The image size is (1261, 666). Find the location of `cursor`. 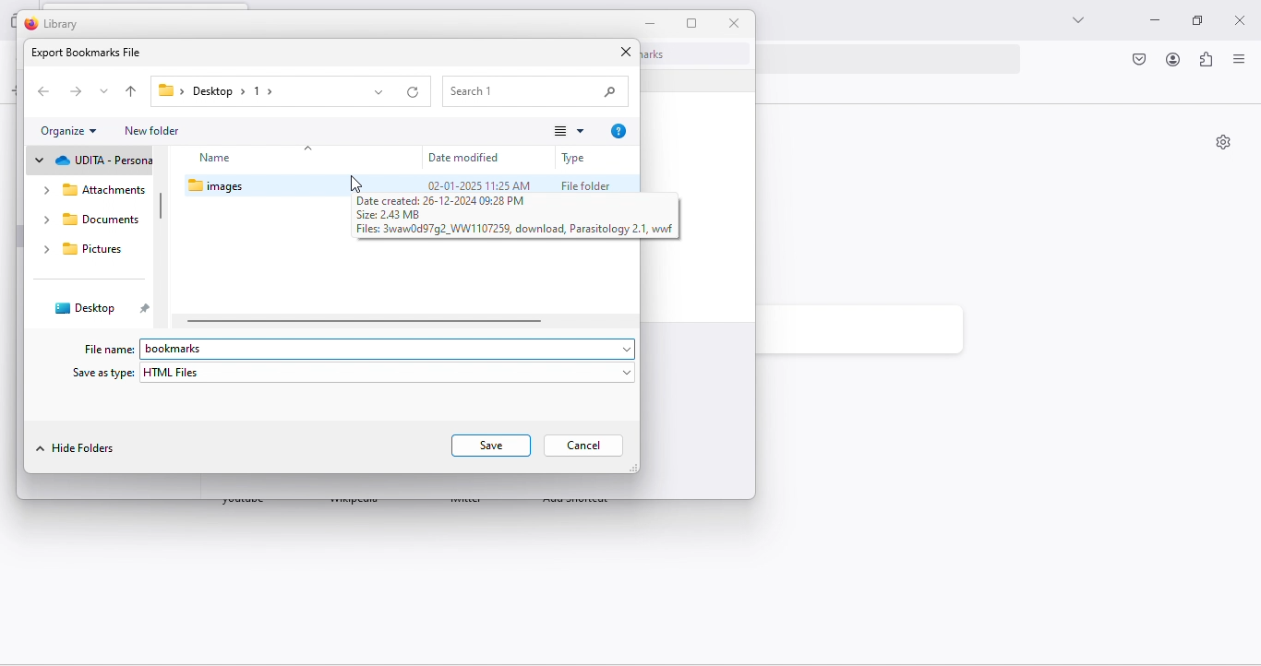

cursor is located at coordinates (354, 184).